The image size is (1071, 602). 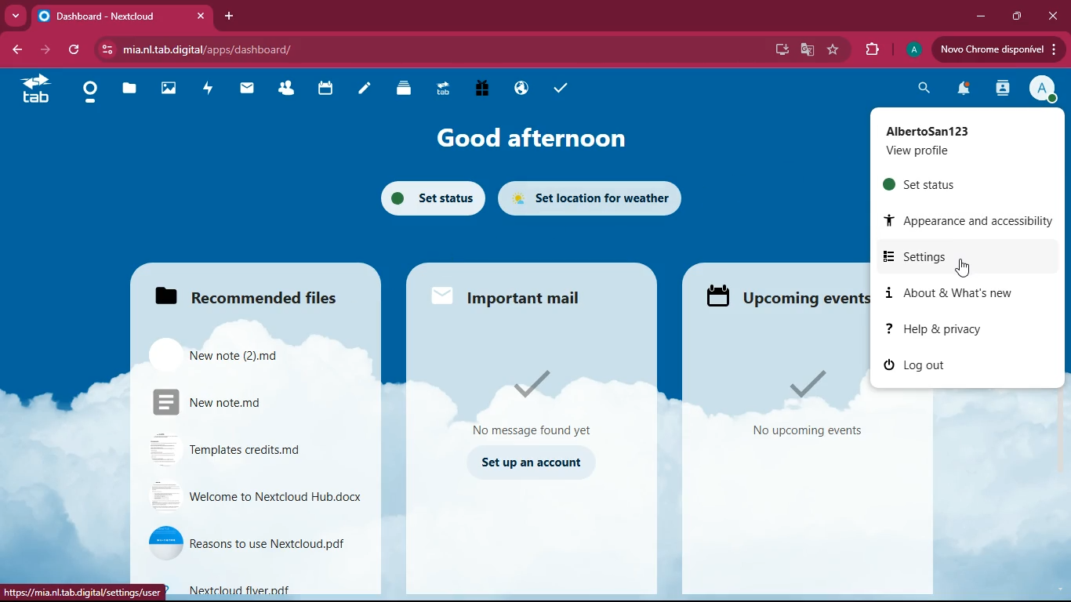 What do you see at coordinates (515, 299) in the screenshot?
I see `mail` at bounding box center [515, 299].